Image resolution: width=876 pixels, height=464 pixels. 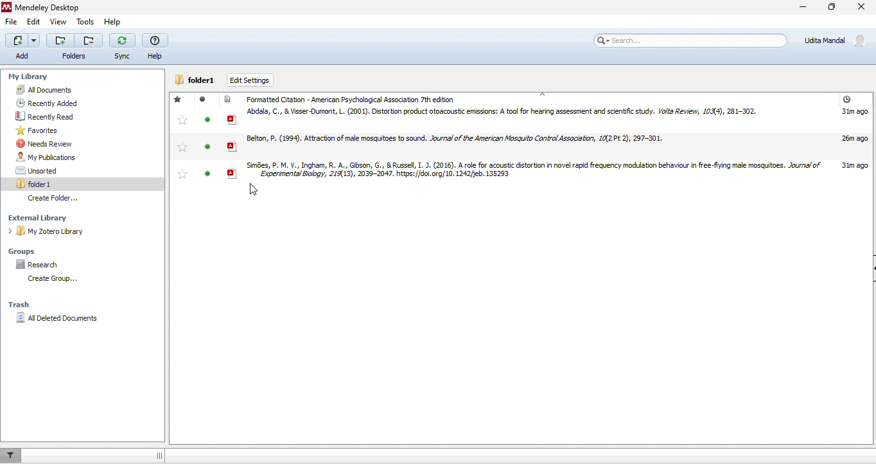 I want to click on recently read, so click(x=42, y=116).